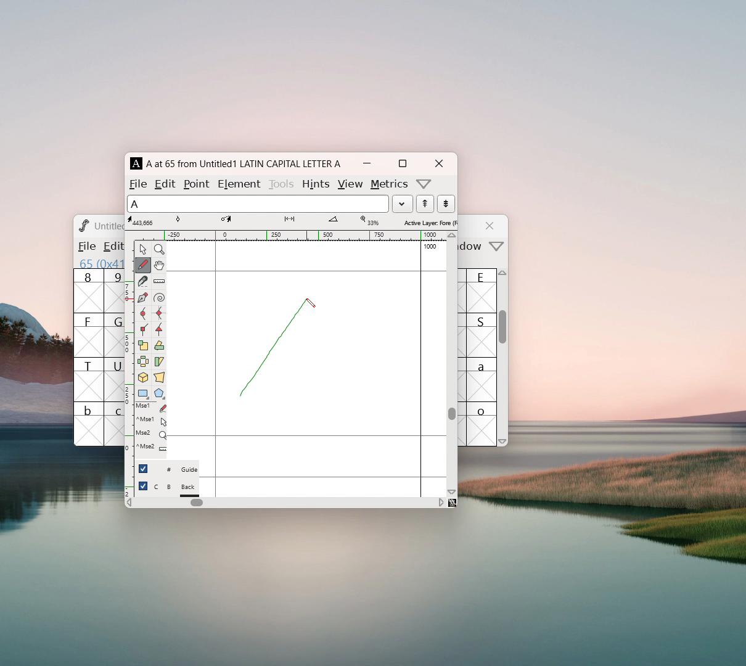 The image size is (746, 666). What do you see at coordinates (144, 394) in the screenshot?
I see `rectangle or ellipse` at bounding box center [144, 394].